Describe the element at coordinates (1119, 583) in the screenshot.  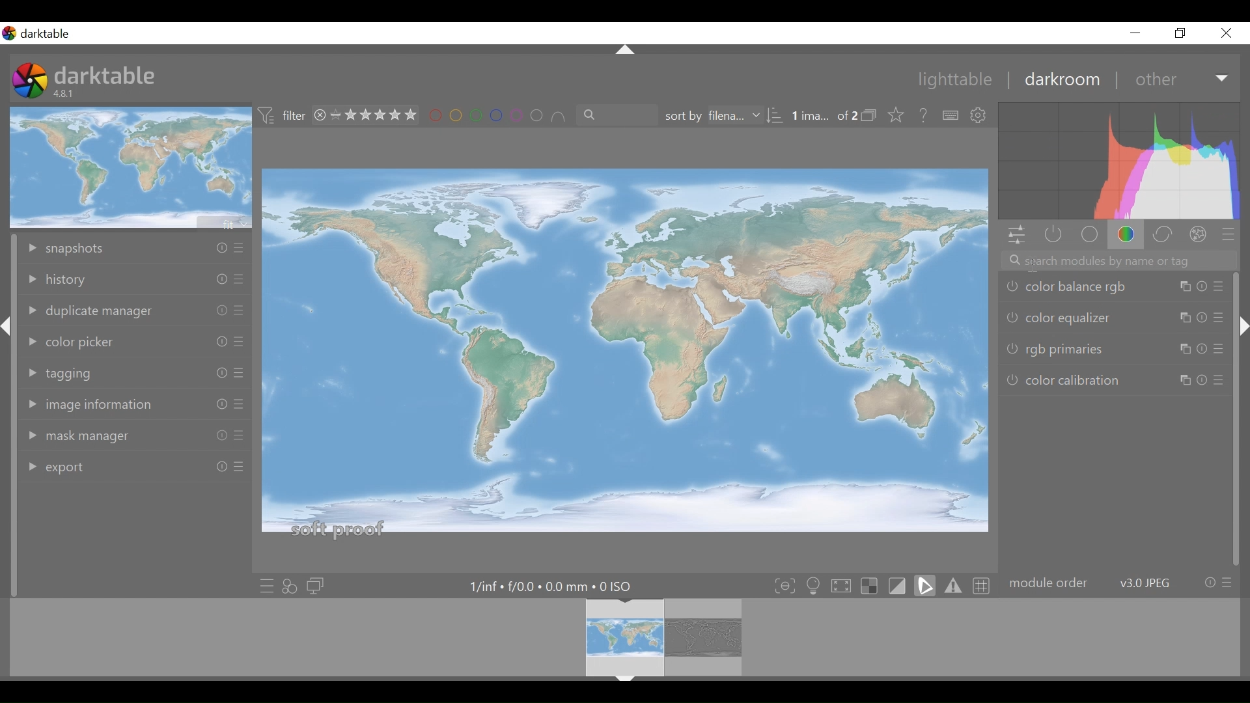
I see `module order` at that location.